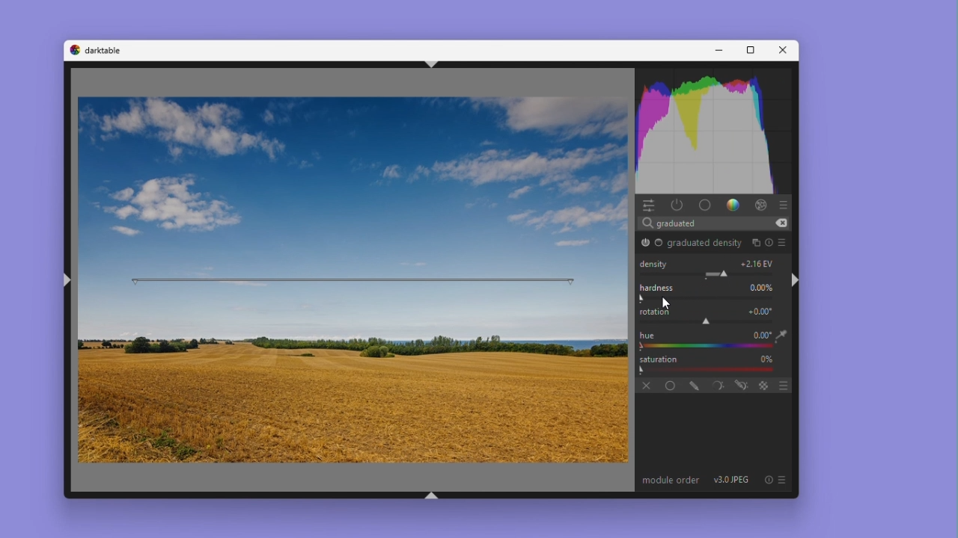 This screenshot has width=958, height=538. What do you see at coordinates (710, 274) in the screenshot?
I see `Module Parameter Adjustment Slider` at bounding box center [710, 274].